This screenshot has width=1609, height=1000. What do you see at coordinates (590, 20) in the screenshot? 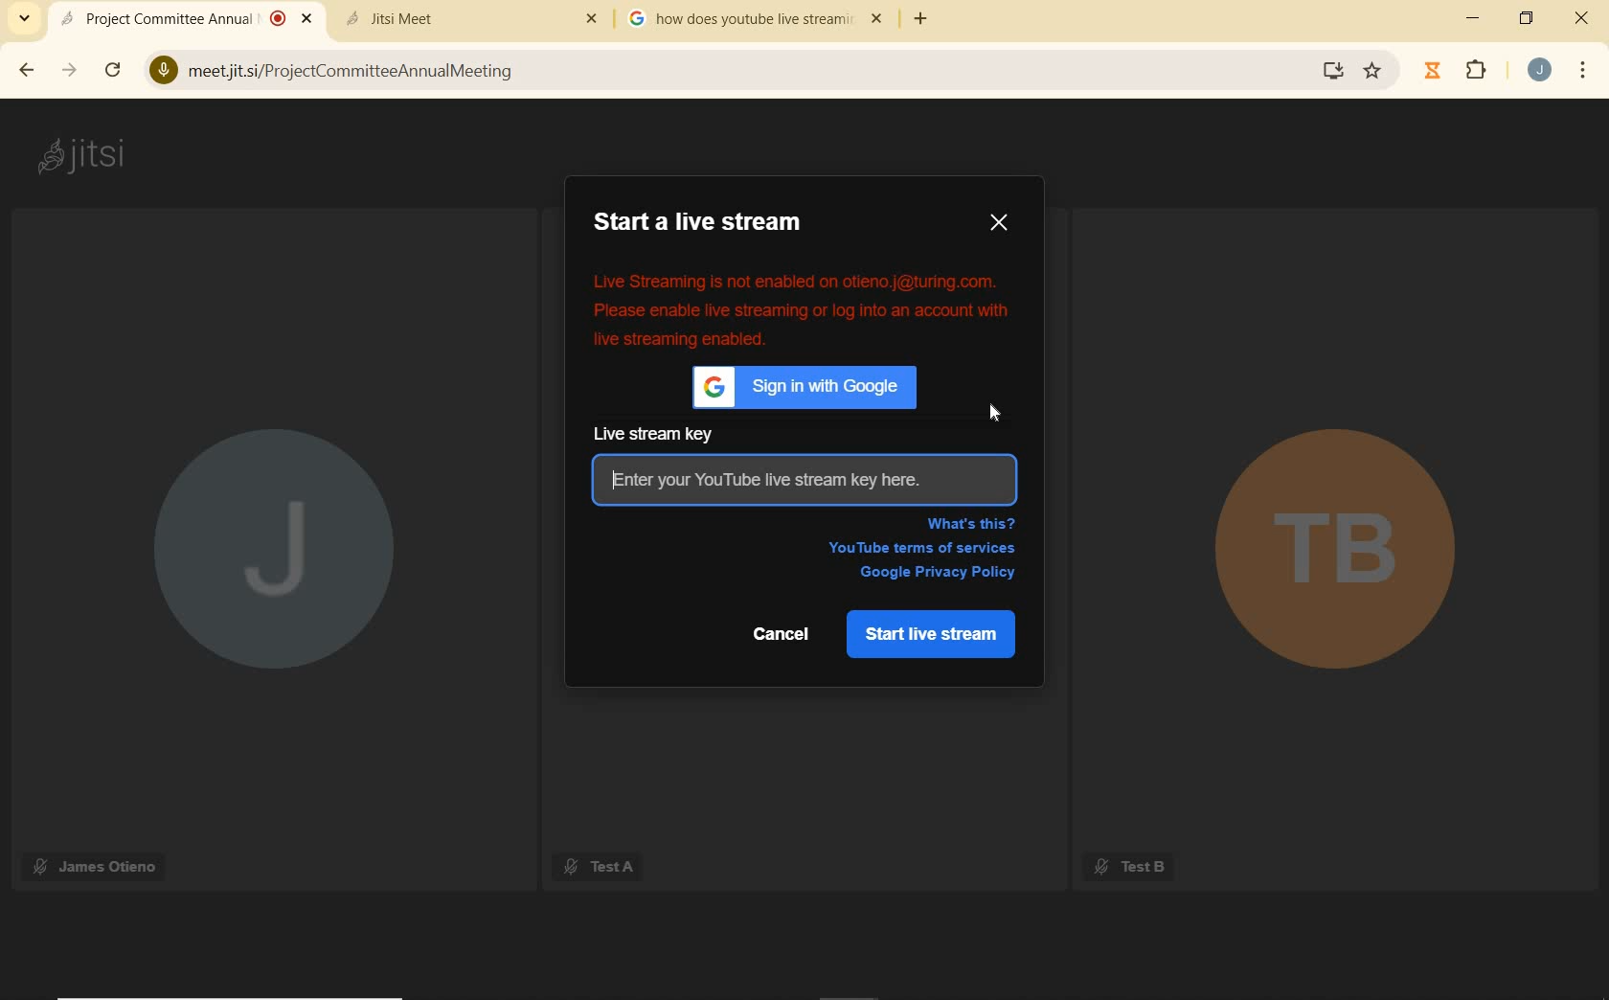
I see `` at bounding box center [590, 20].